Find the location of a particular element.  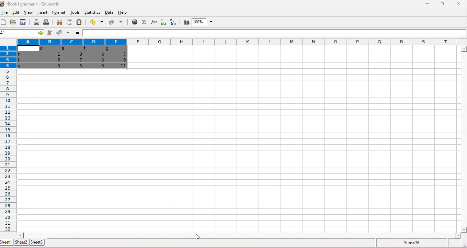

reject is located at coordinates (49, 33).